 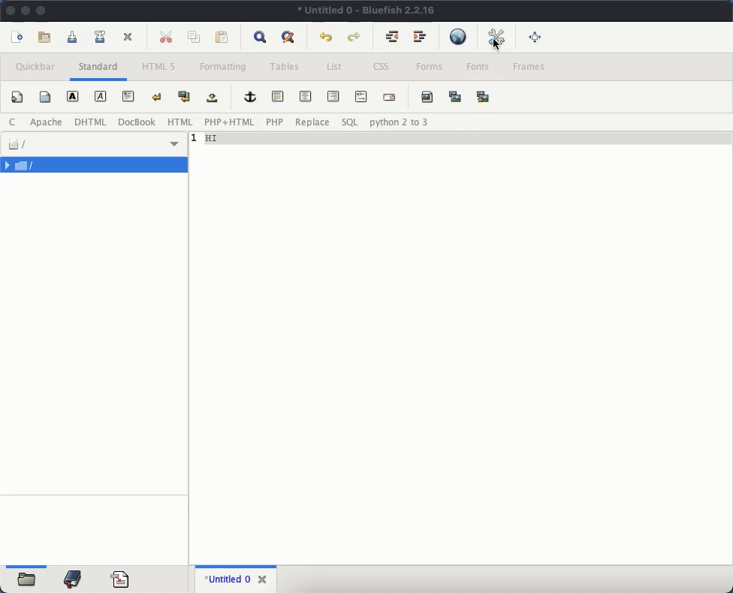 What do you see at coordinates (484, 97) in the screenshot?
I see `multi thumbnail` at bounding box center [484, 97].